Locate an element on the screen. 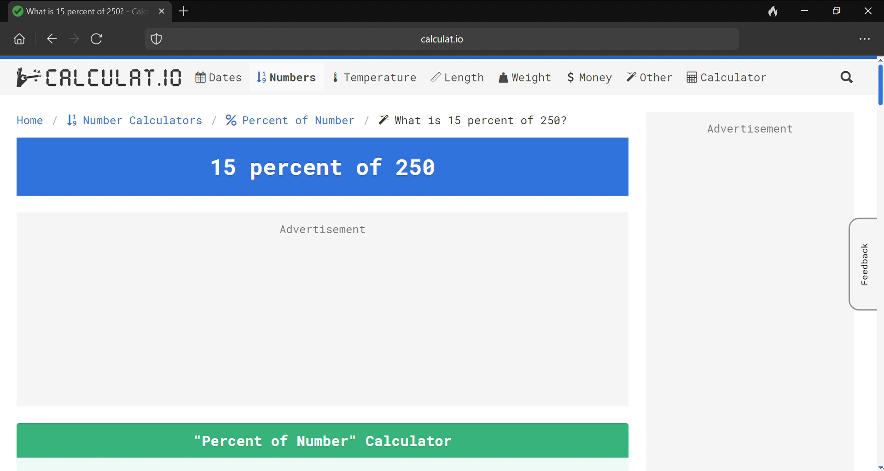 The height and width of the screenshot is (471, 884). add new tab is located at coordinates (184, 10).